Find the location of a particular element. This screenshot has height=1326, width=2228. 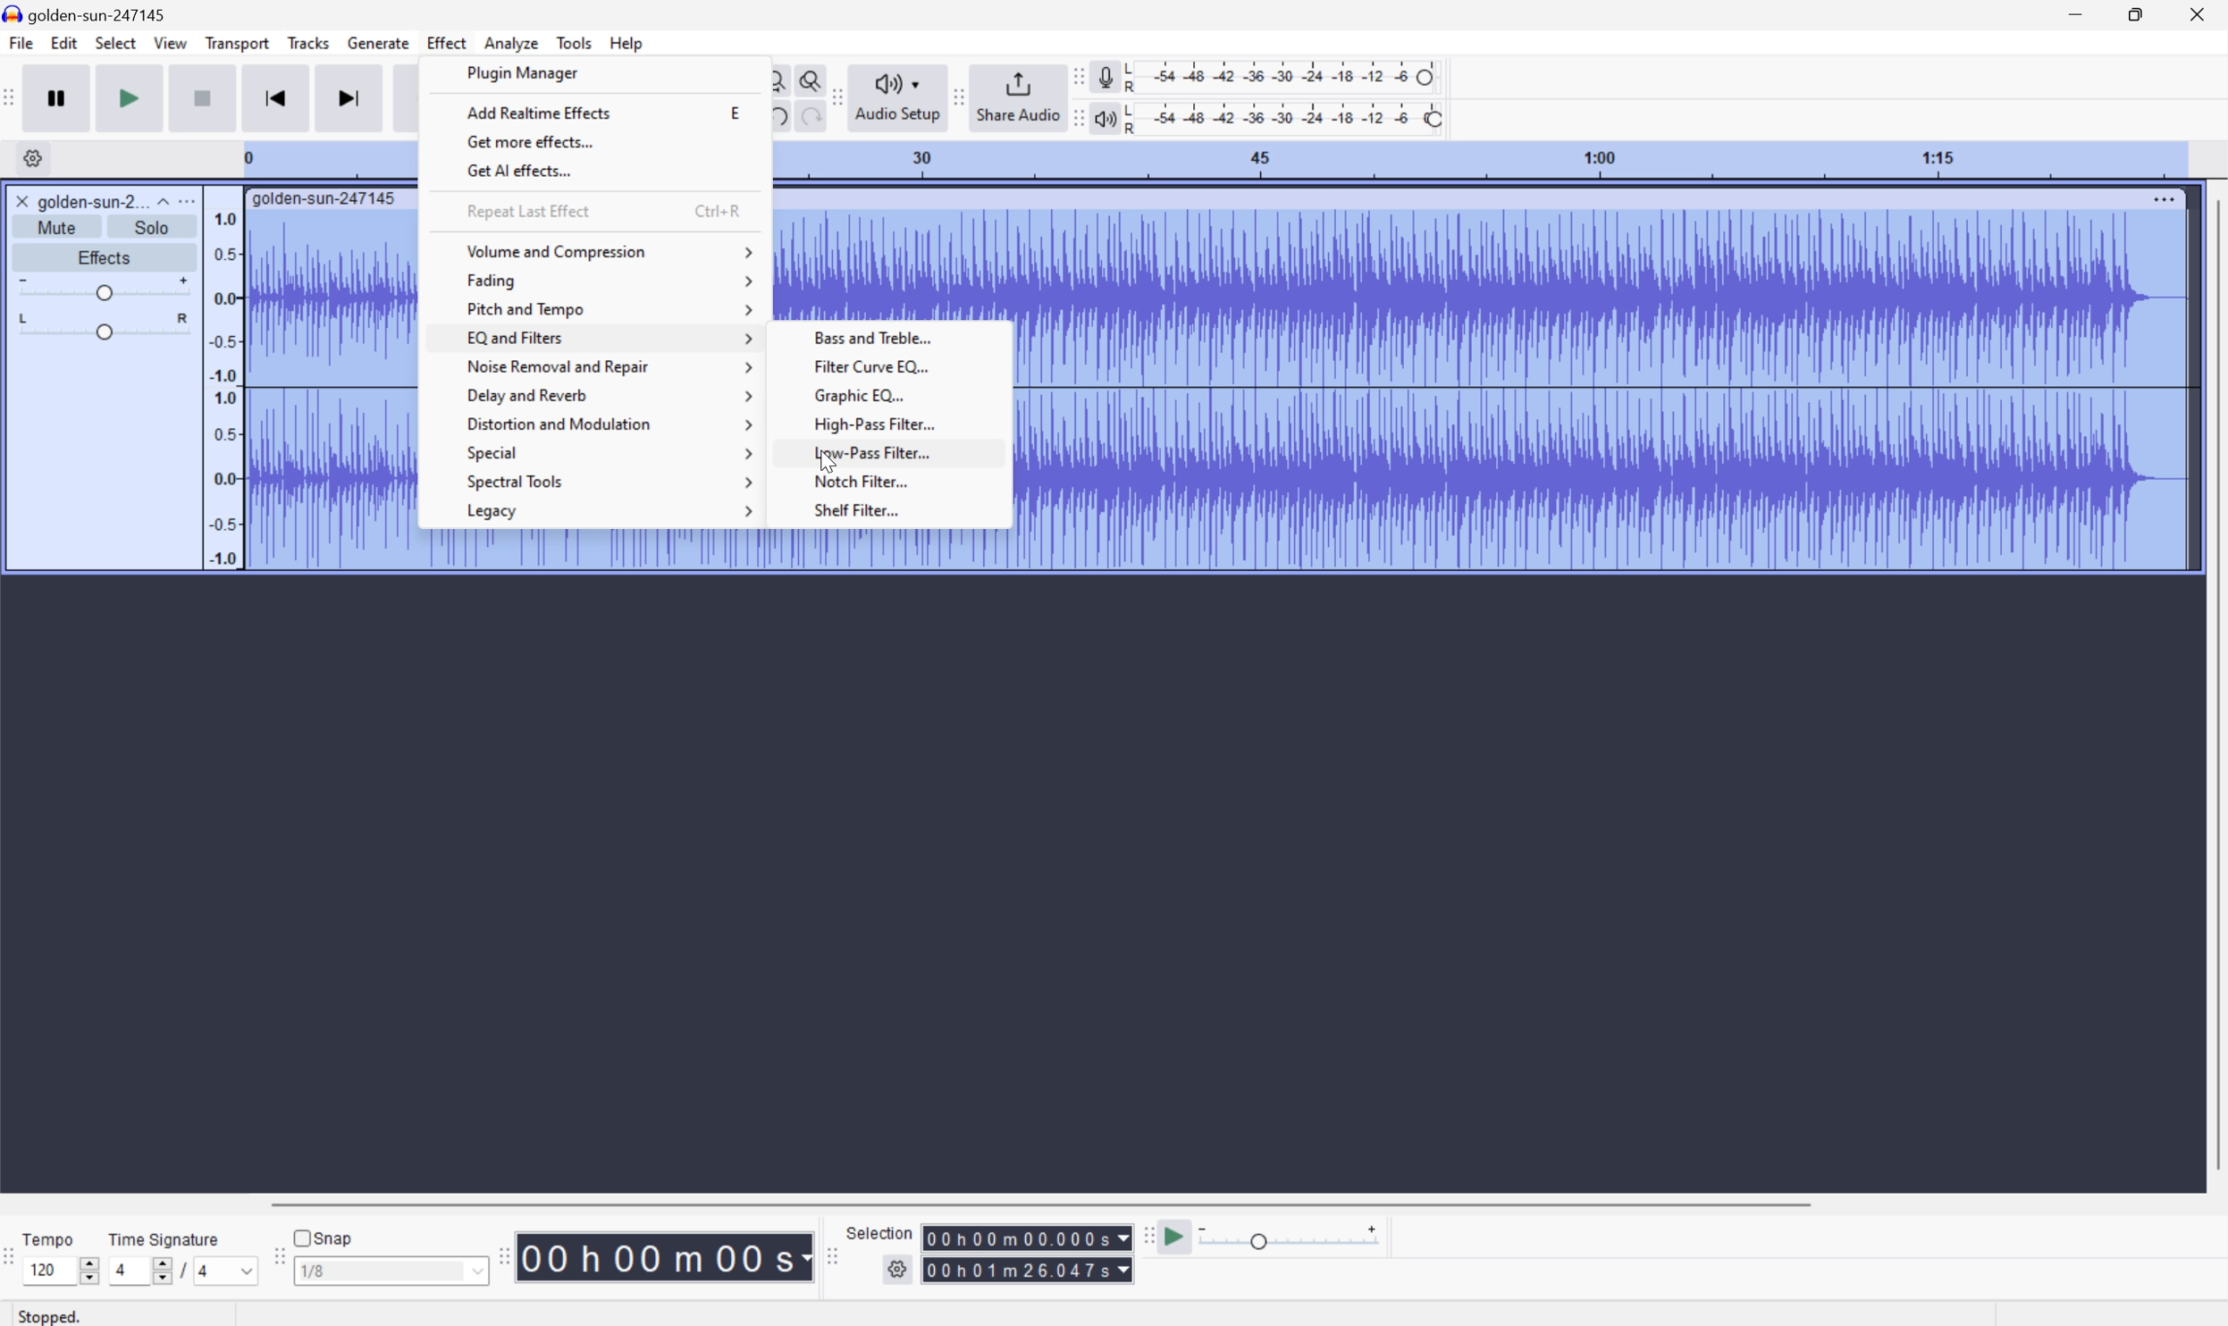

Frequencies is located at coordinates (224, 389).